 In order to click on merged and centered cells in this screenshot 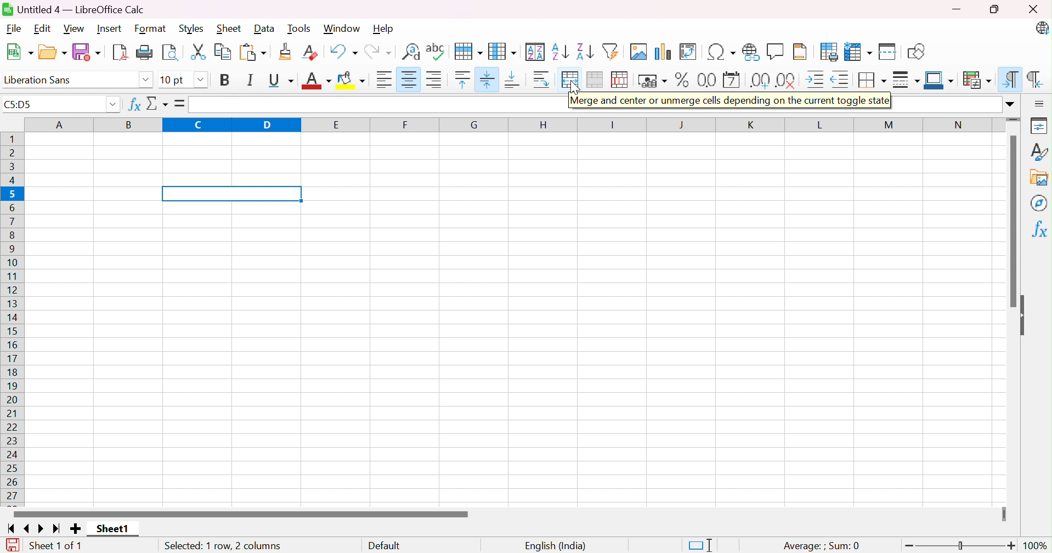, I will do `click(231, 193)`.